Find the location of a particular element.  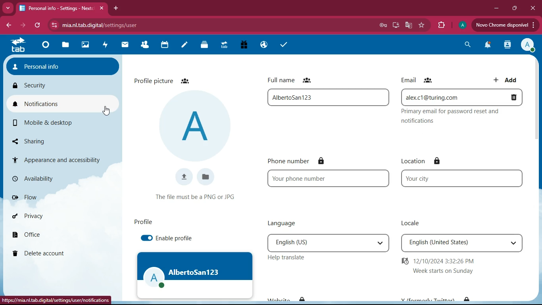

flow is located at coordinates (57, 198).